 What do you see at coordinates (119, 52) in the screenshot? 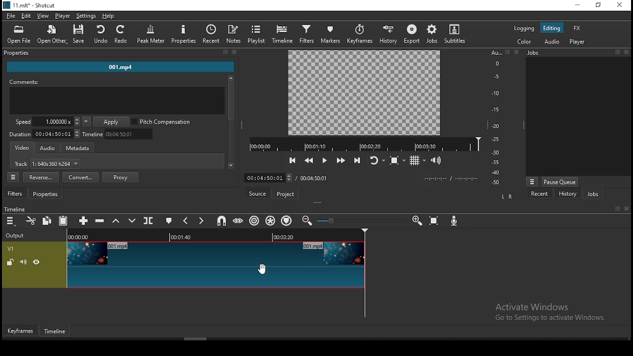
I see `properties` at bounding box center [119, 52].